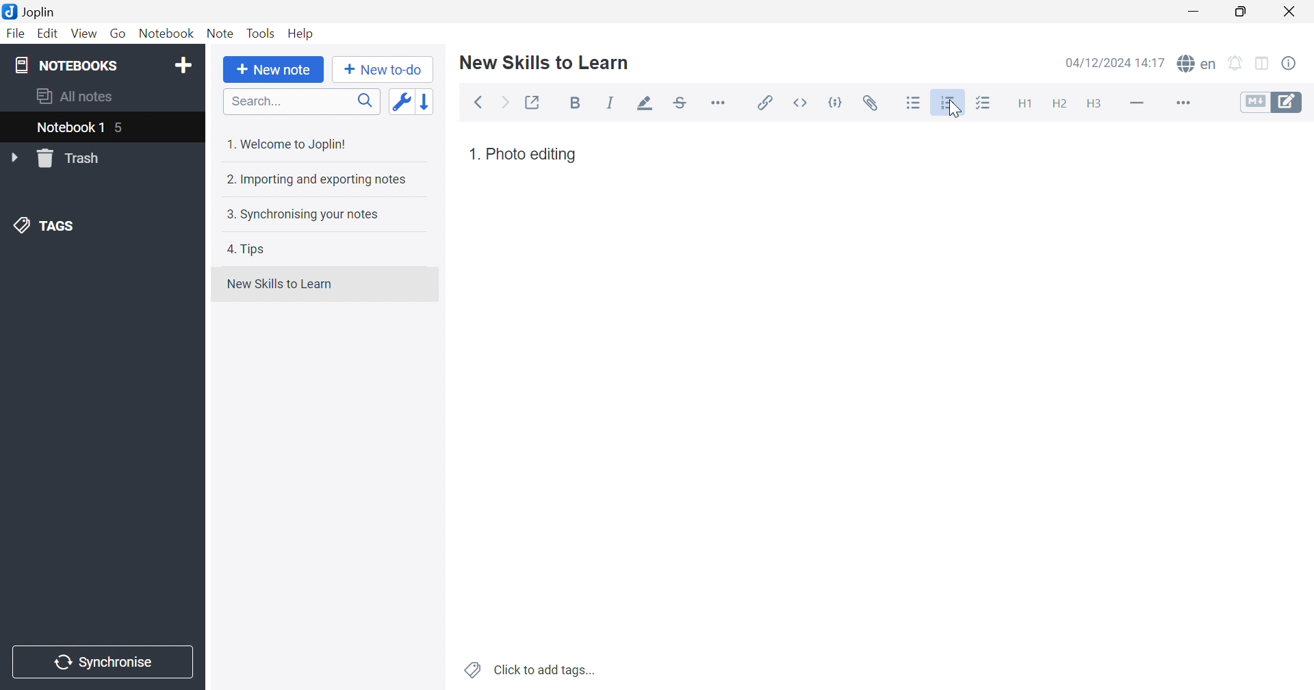  I want to click on Checkbox list, so click(982, 104).